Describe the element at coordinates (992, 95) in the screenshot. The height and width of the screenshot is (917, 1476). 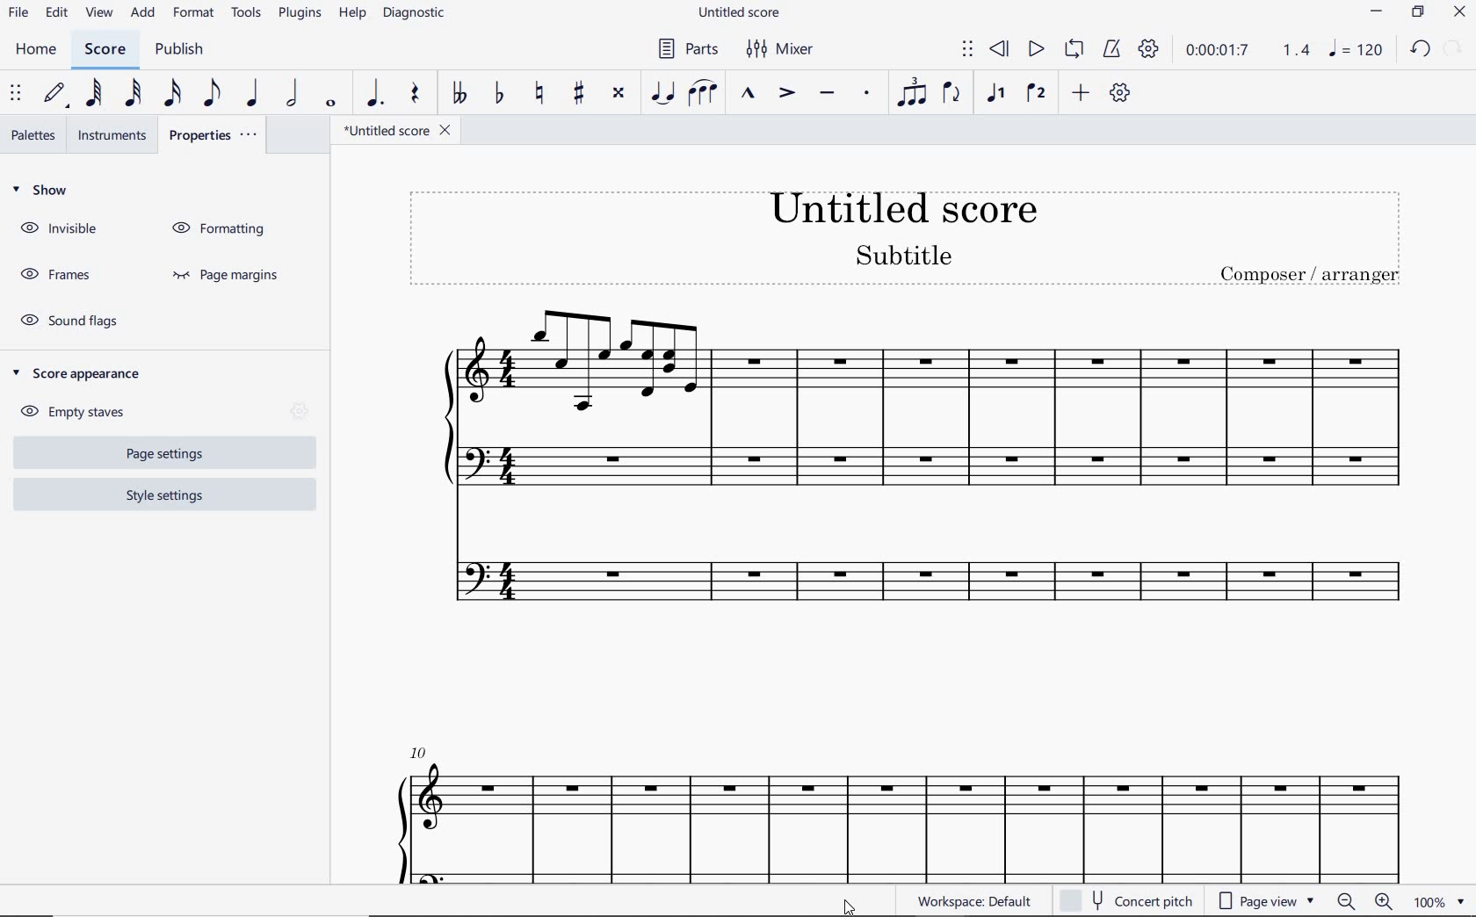
I see `VOICE 1` at that location.